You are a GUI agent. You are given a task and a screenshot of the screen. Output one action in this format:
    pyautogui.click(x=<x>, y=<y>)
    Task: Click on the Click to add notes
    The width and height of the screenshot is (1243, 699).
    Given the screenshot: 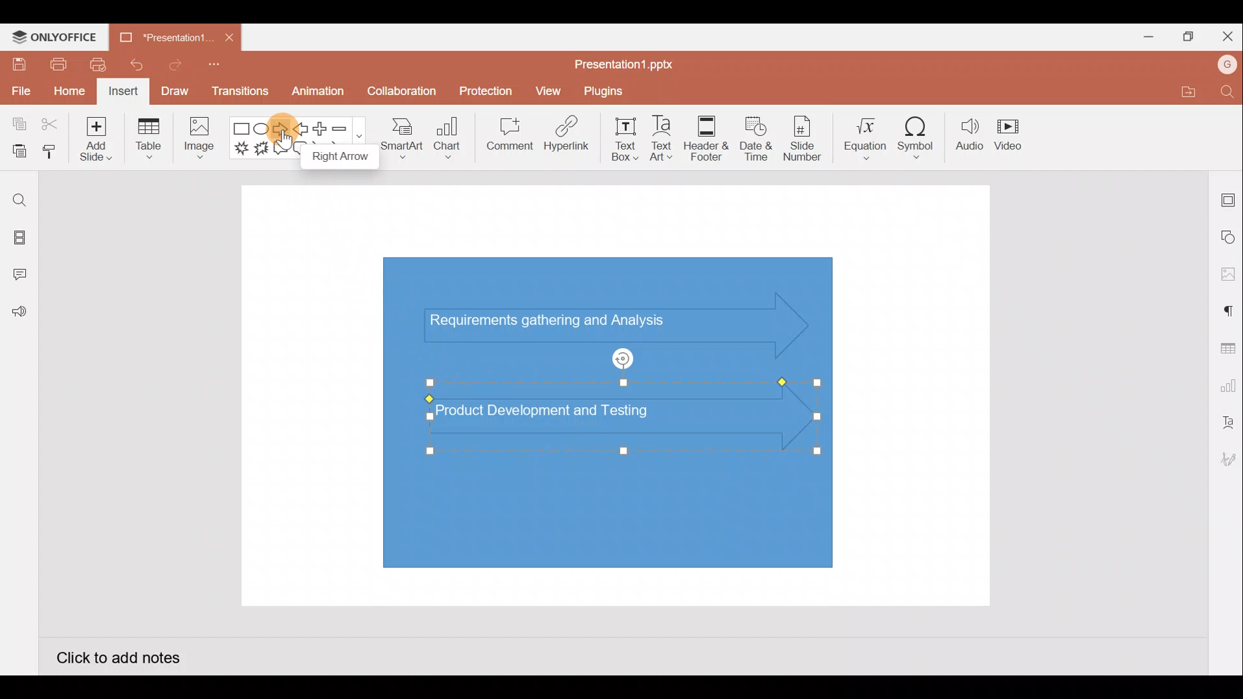 What is the action you would take?
    pyautogui.click(x=118, y=656)
    